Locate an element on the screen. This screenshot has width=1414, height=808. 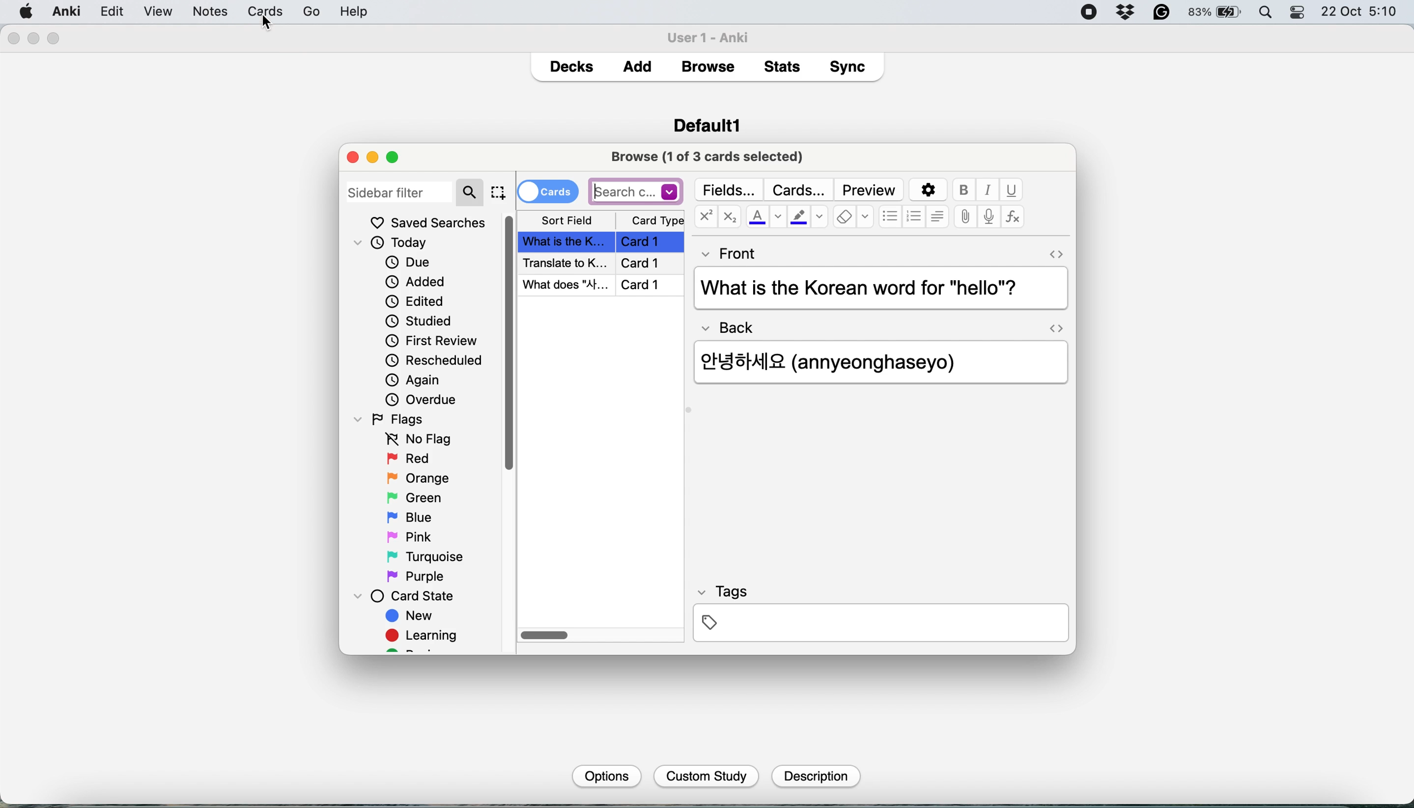
highlight color is located at coordinates (807, 219).